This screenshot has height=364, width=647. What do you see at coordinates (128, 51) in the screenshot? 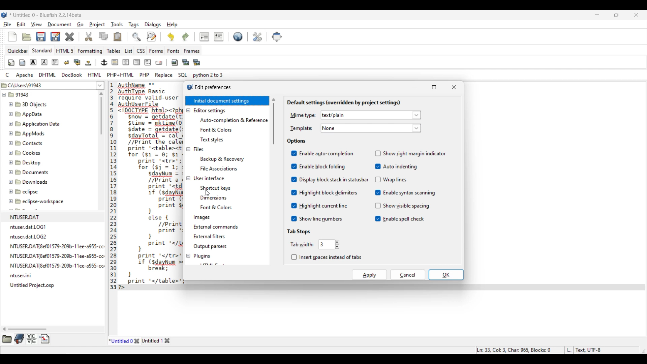
I see `List` at bounding box center [128, 51].